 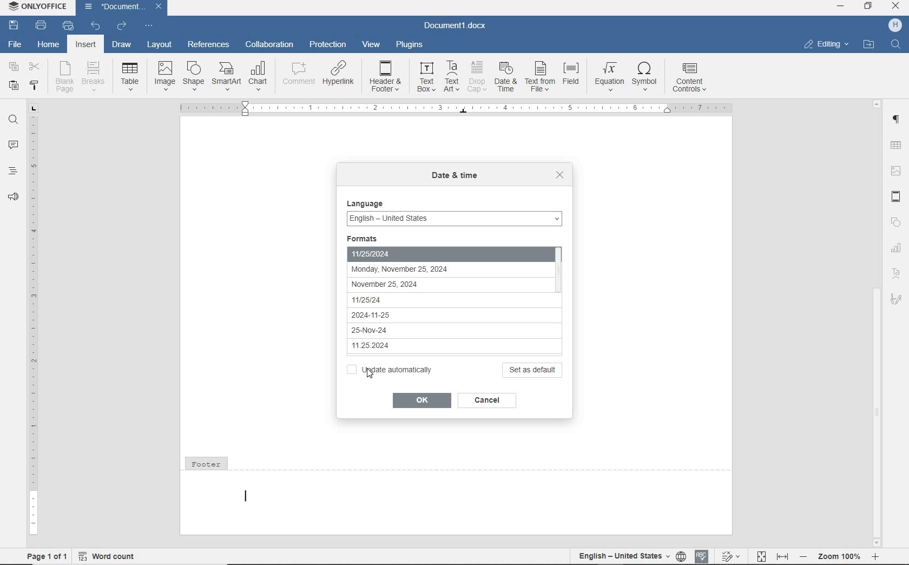 What do you see at coordinates (158, 6) in the screenshot?
I see `Close` at bounding box center [158, 6].